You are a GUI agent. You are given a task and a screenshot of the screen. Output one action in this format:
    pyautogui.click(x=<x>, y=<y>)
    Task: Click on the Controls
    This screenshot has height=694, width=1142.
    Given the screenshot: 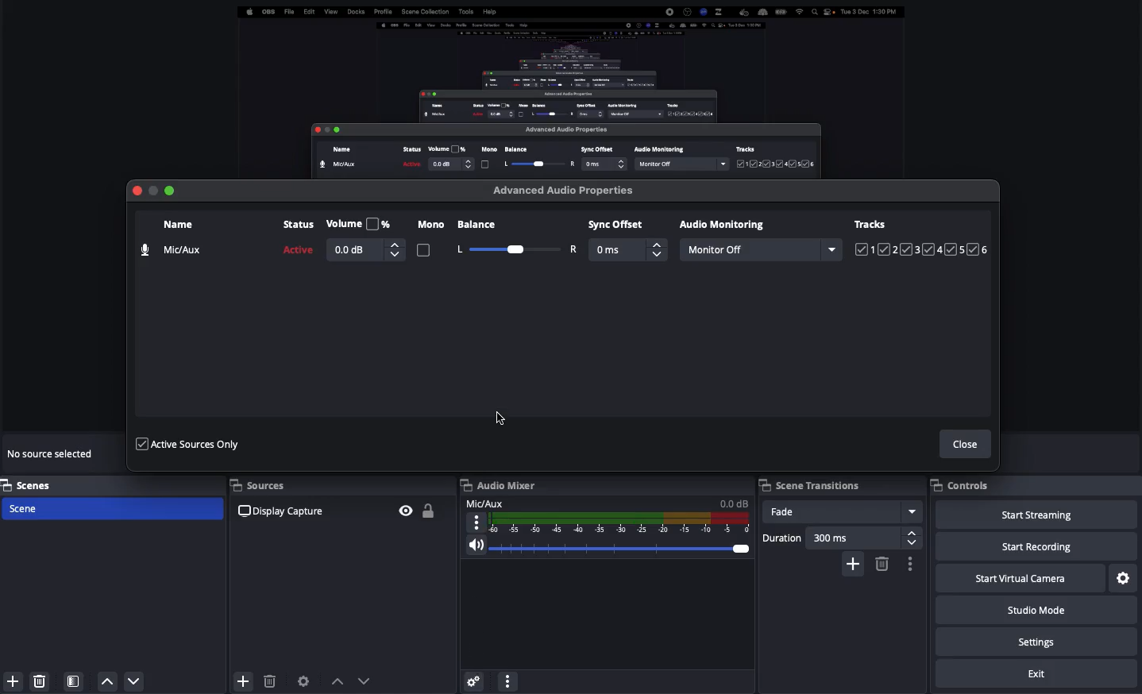 What is the action you would take?
    pyautogui.click(x=960, y=484)
    